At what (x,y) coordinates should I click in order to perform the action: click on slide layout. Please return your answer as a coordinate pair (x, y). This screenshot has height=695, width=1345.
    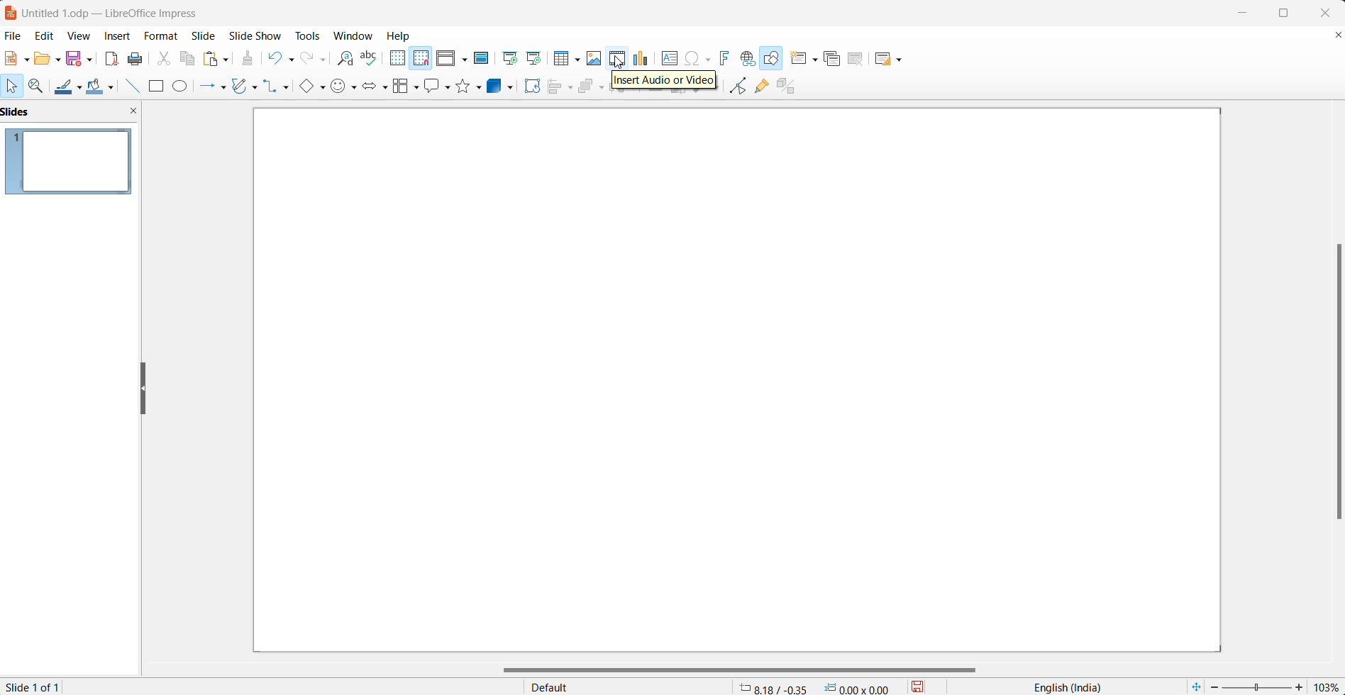
    Looking at the image, I should click on (880, 59).